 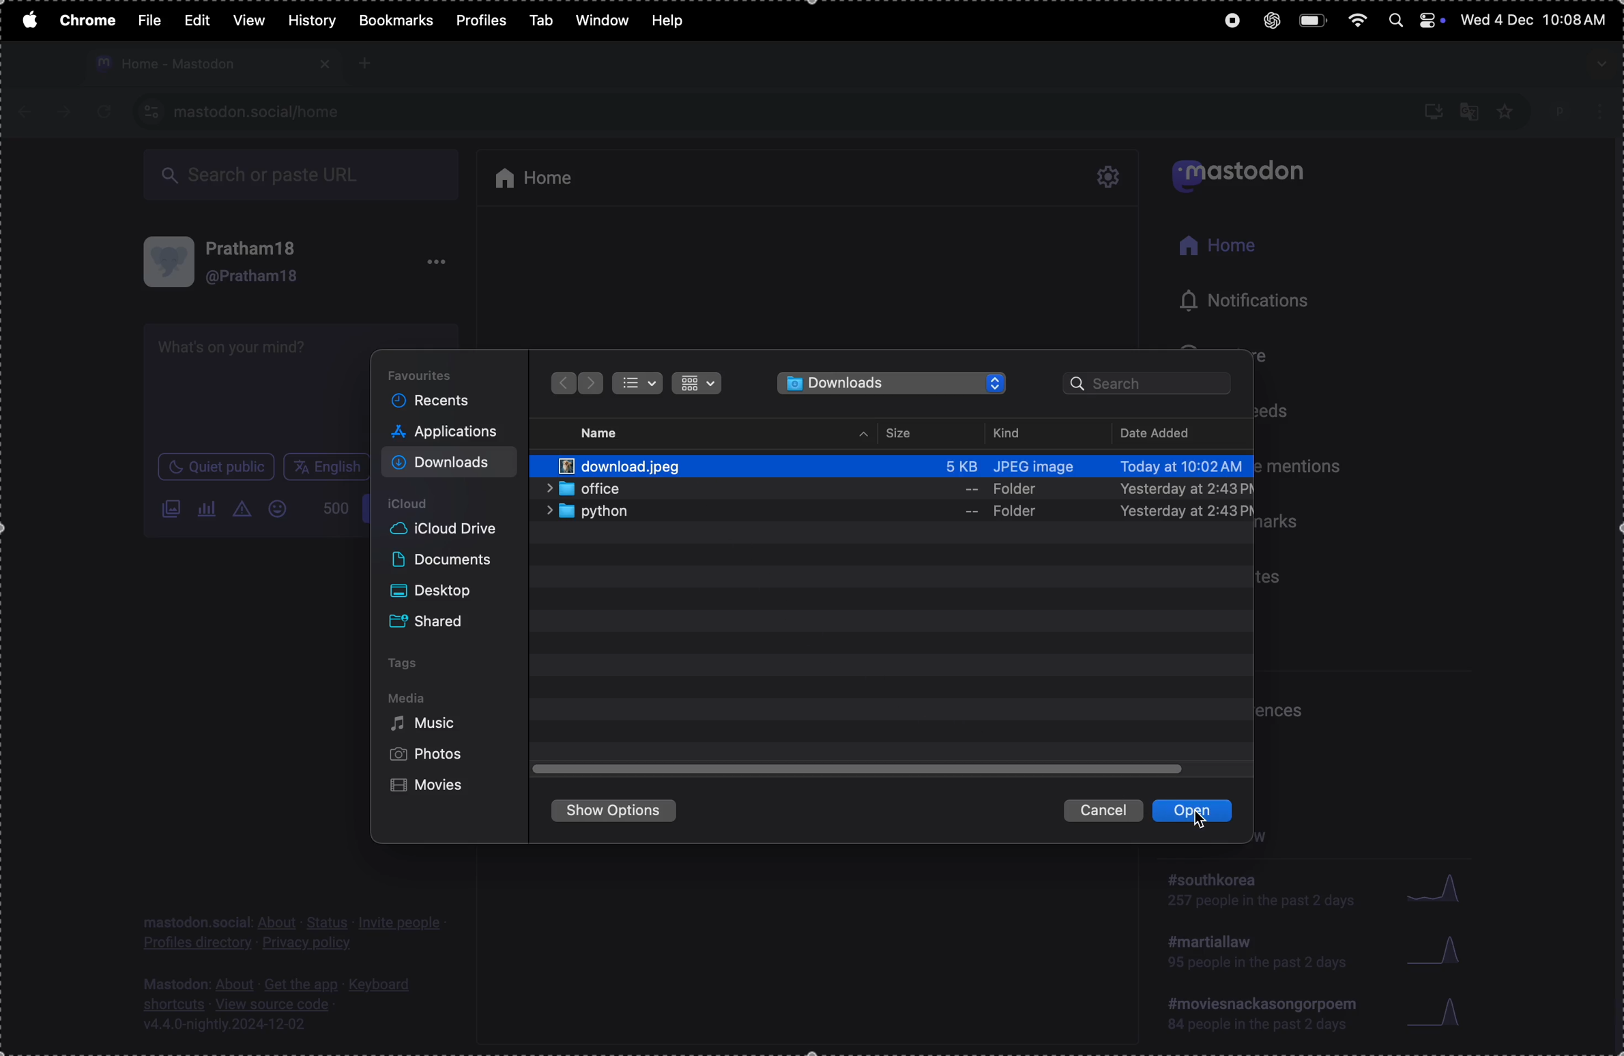 What do you see at coordinates (210, 64) in the screenshot?
I see `mastodon tab` at bounding box center [210, 64].